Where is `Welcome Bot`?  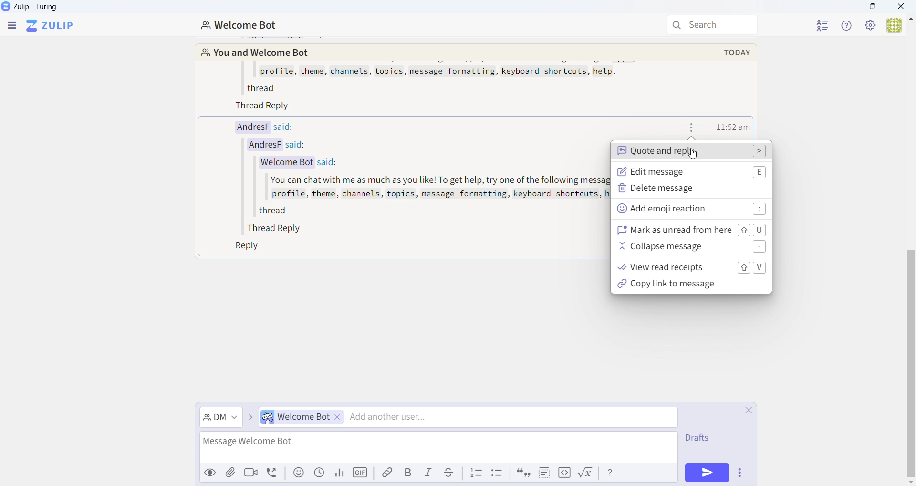 Welcome Bot is located at coordinates (241, 27).